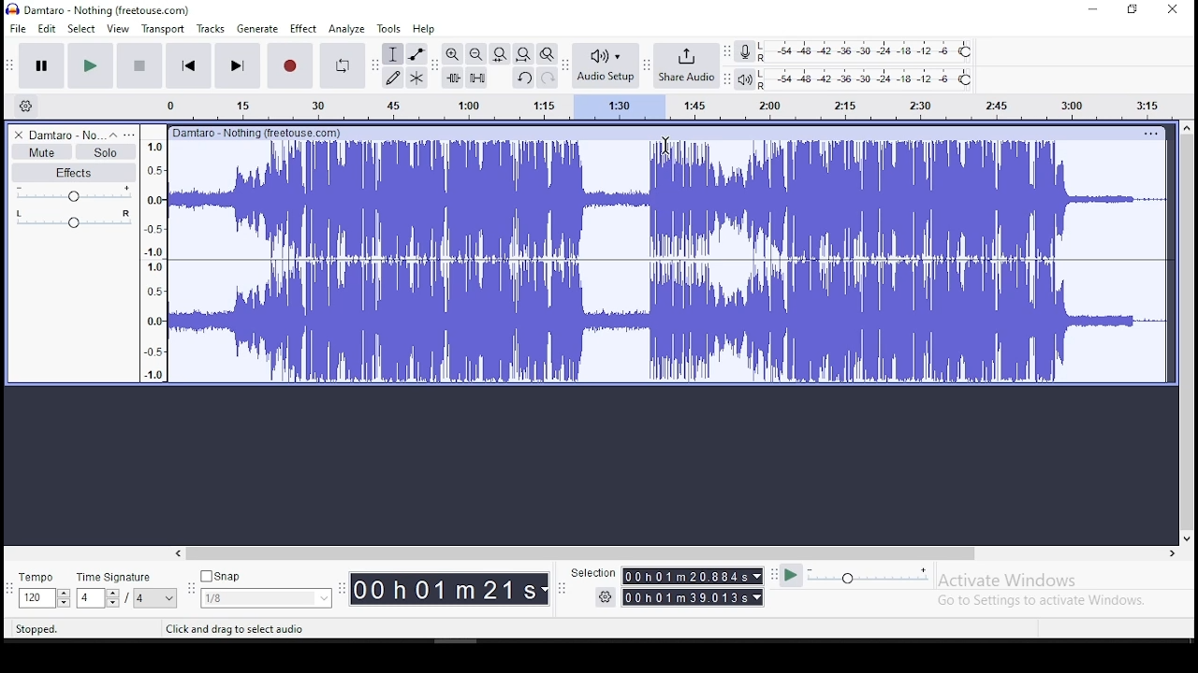 The image size is (1198, 673). I want to click on trim audio outside selection, so click(454, 78).